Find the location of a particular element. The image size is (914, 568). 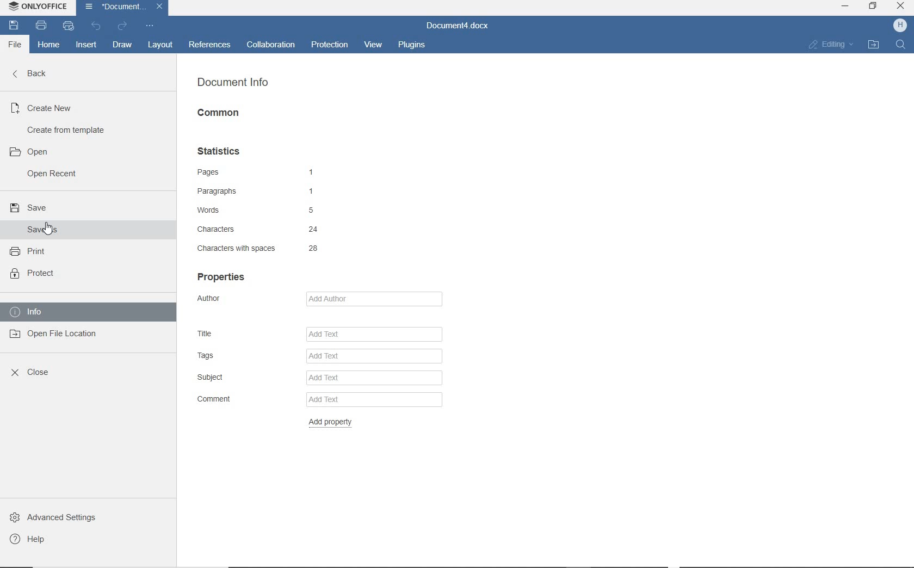

open file location is located at coordinates (56, 336).